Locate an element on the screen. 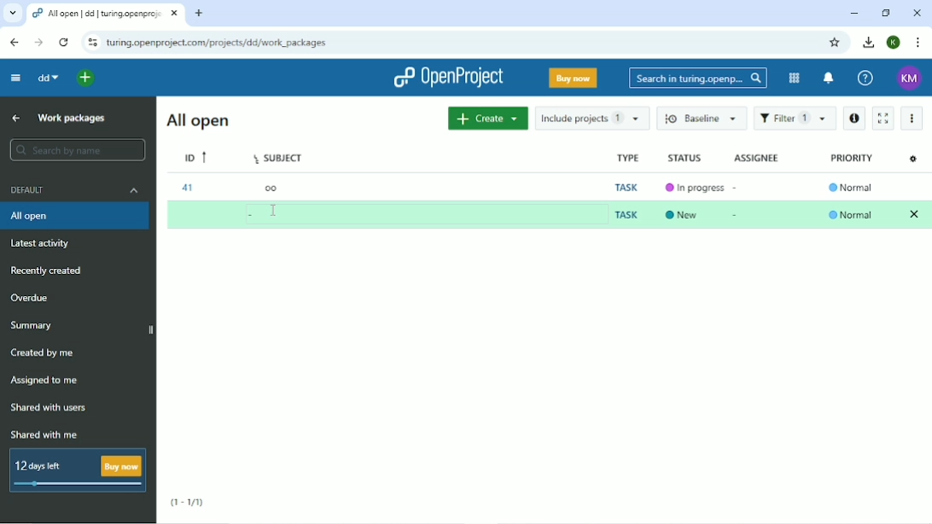  Forward is located at coordinates (39, 42).